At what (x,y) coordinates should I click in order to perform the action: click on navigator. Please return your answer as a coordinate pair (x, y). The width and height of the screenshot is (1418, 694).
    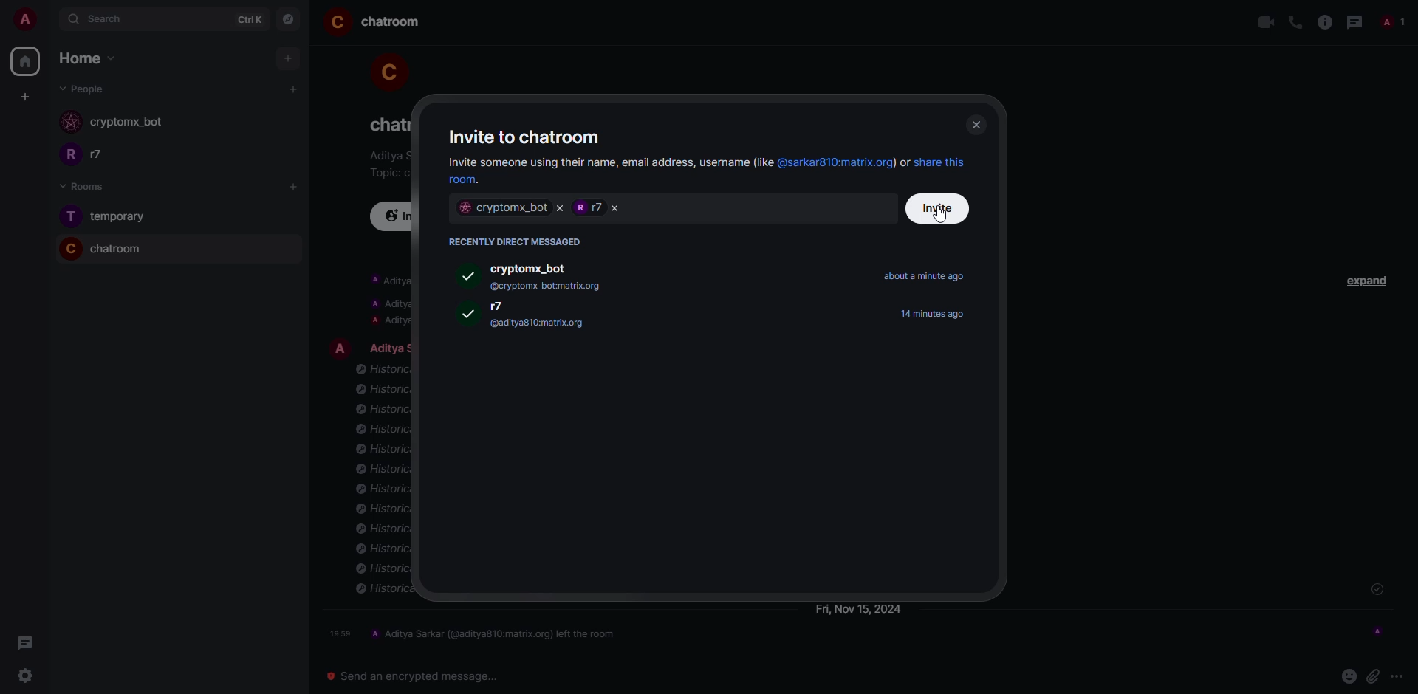
    Looking at the image, I should click on (290, 20).